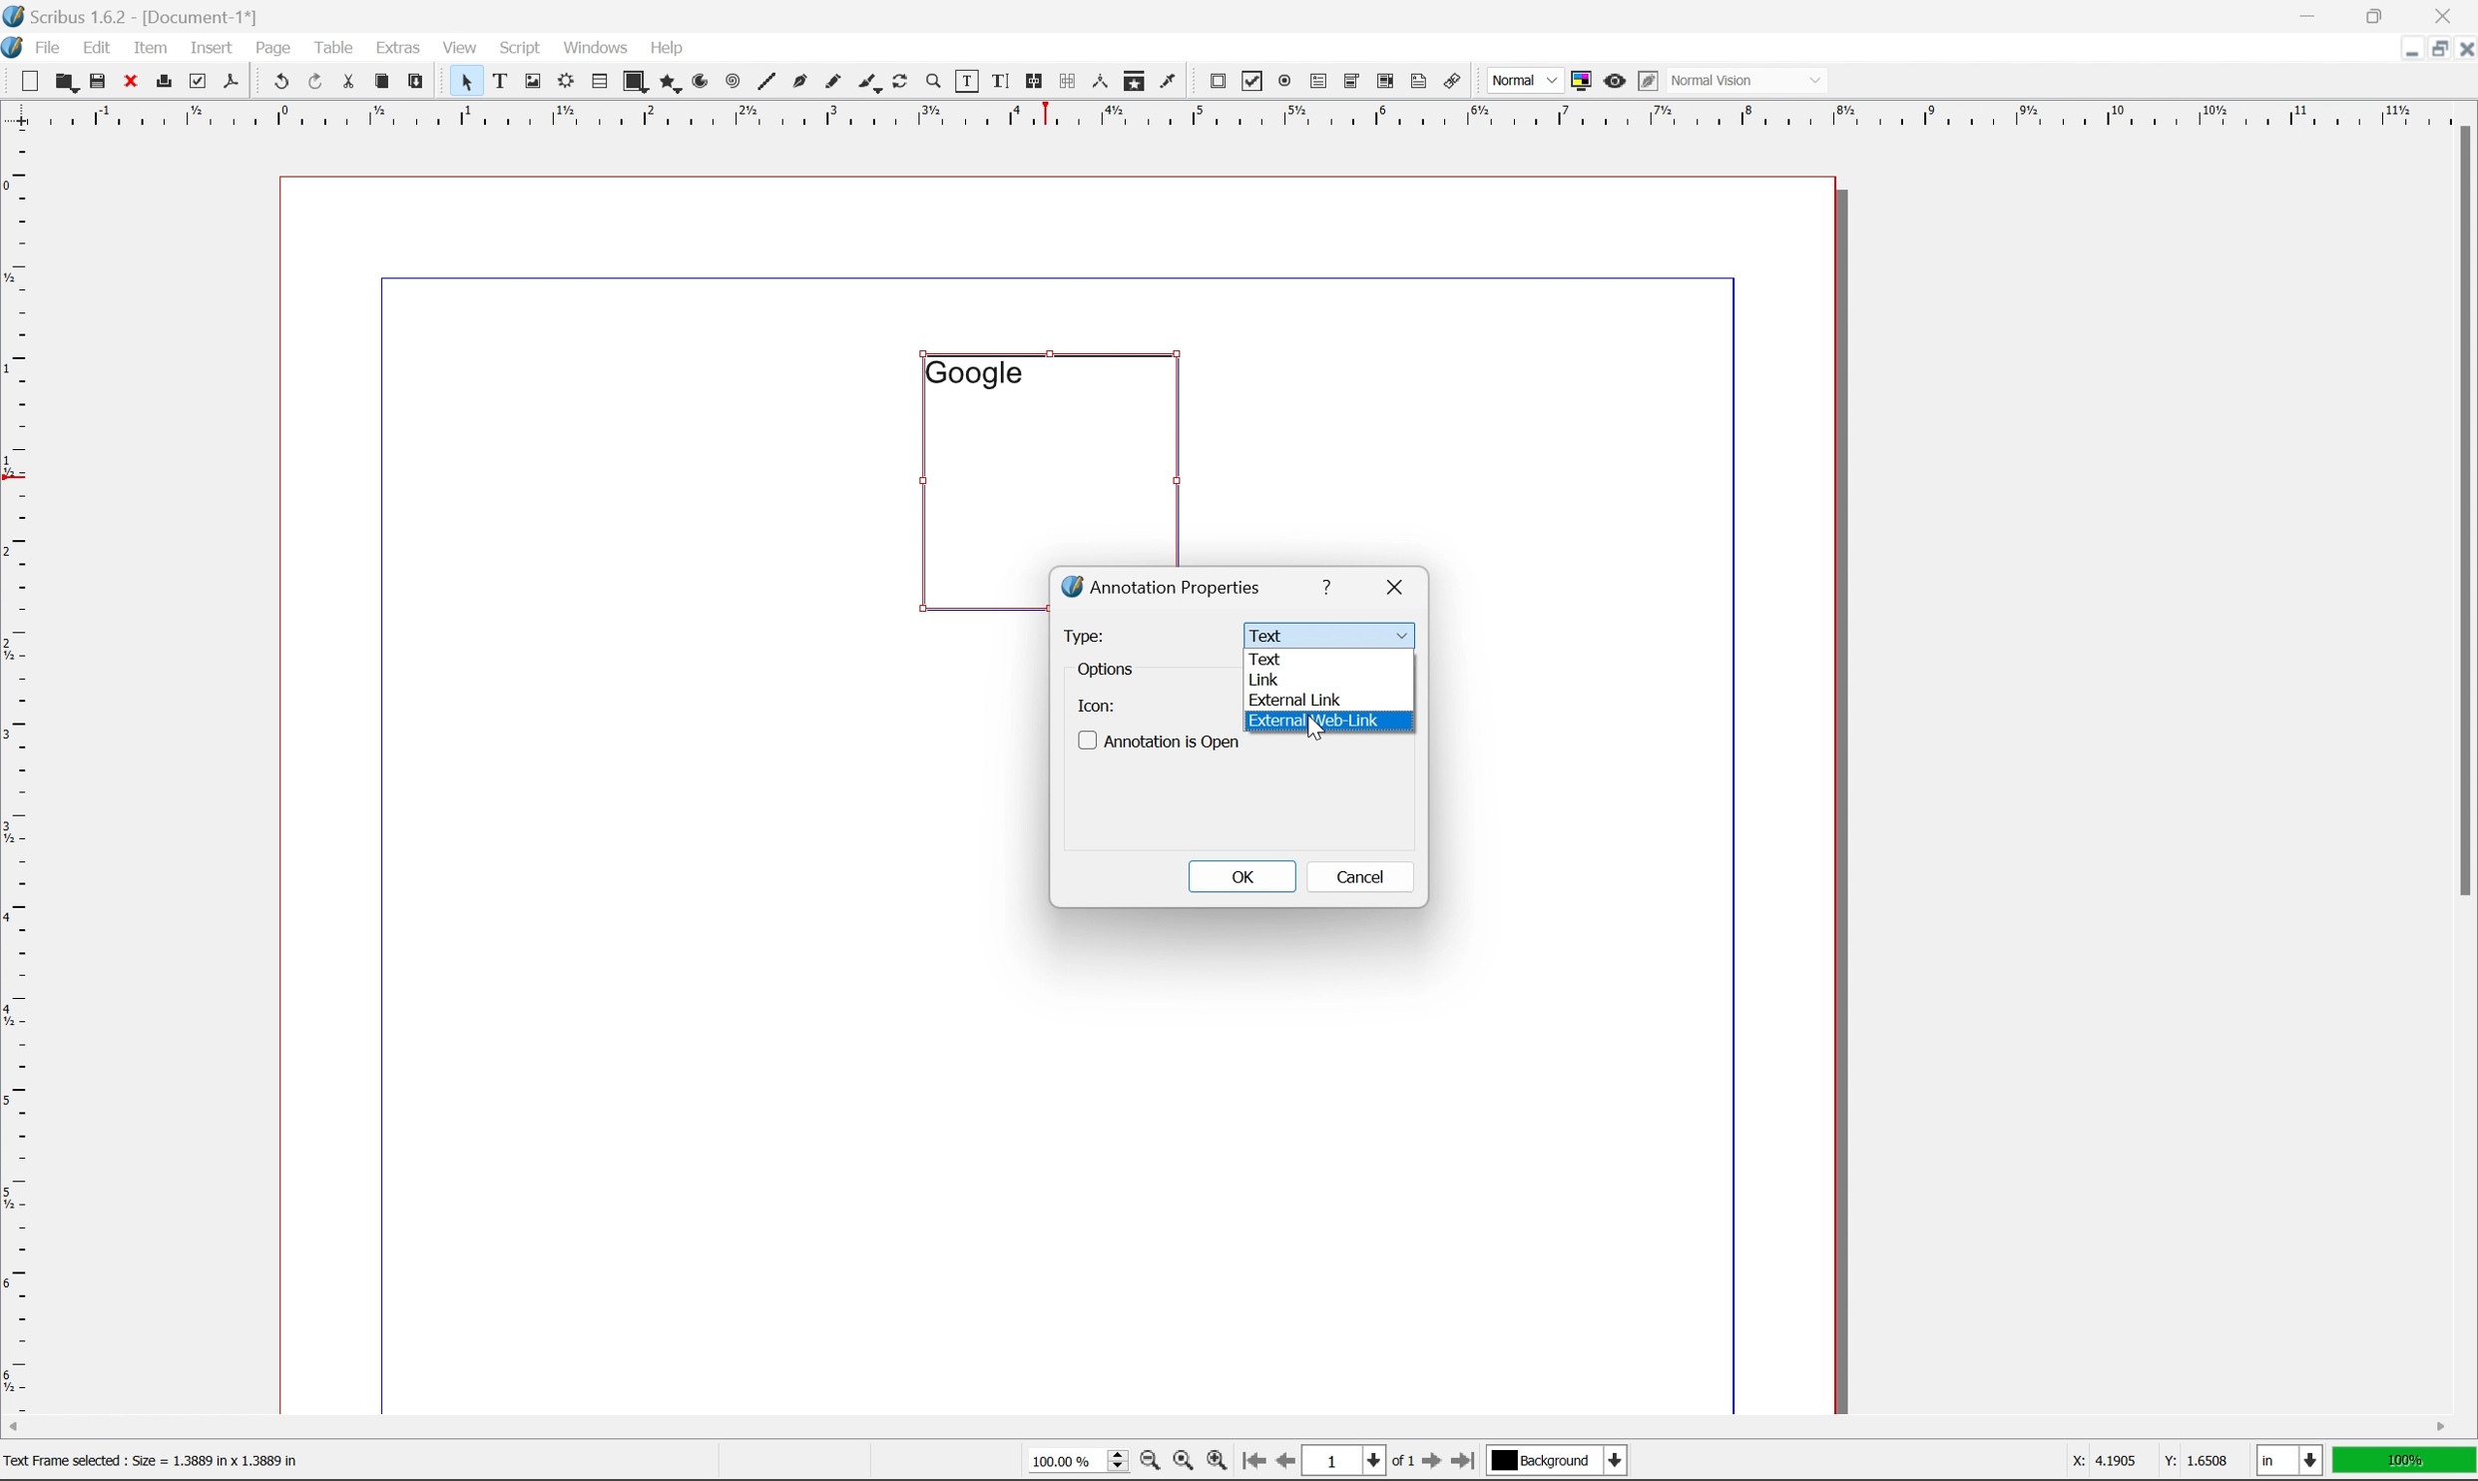 The height and width of the screenshot is (1481, 2478). Describe the element at coordinates (273, 47) in the screenshot. I see `page` at that location.